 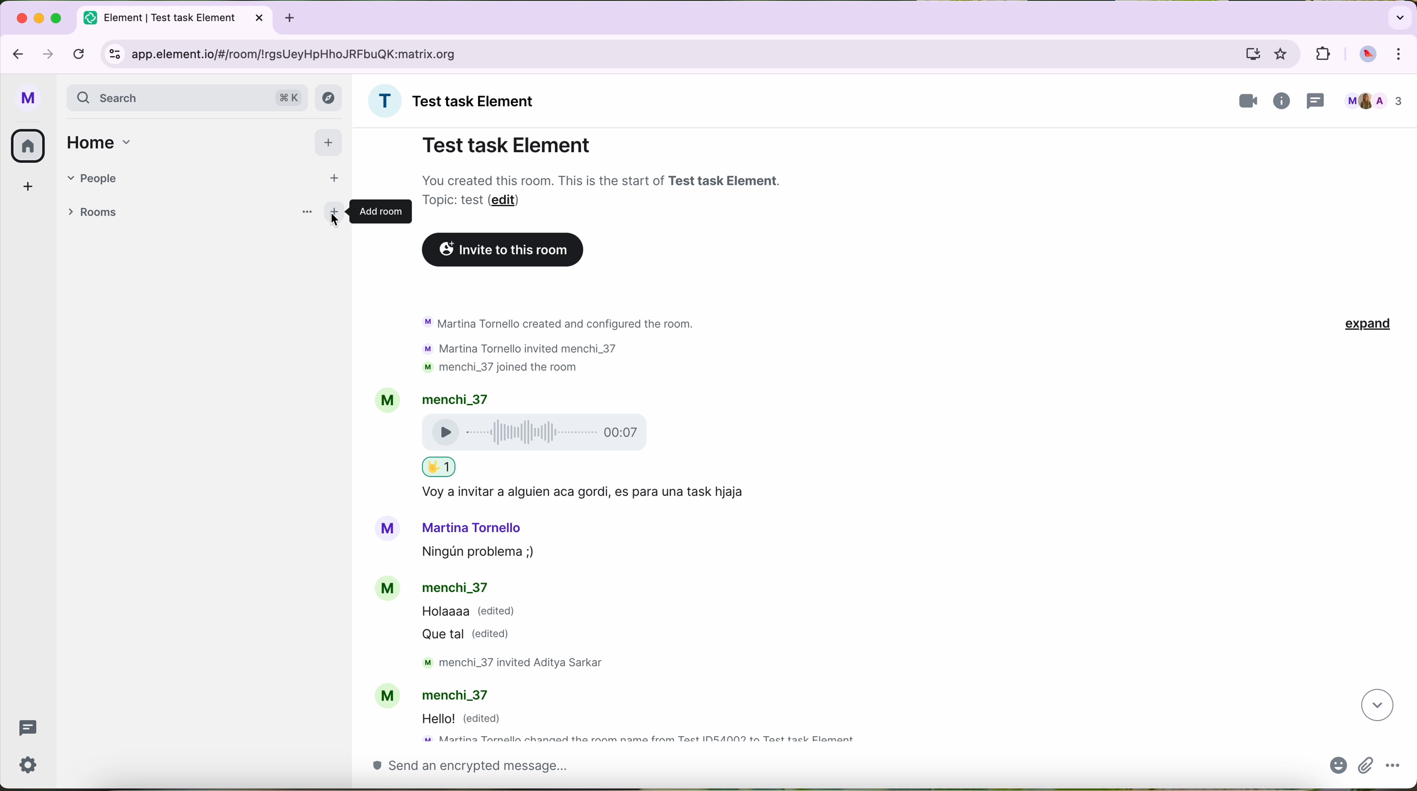 What do you see at coordinates (480, 626) in the screenshot?
I see `message` at bounding box center [480, 626].